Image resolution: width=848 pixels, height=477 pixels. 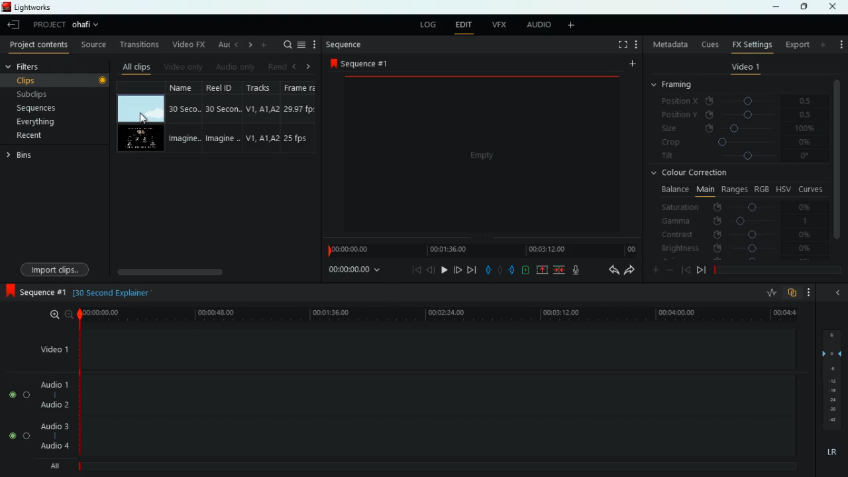 I want to click on import clips, so click(x=57, y=268).